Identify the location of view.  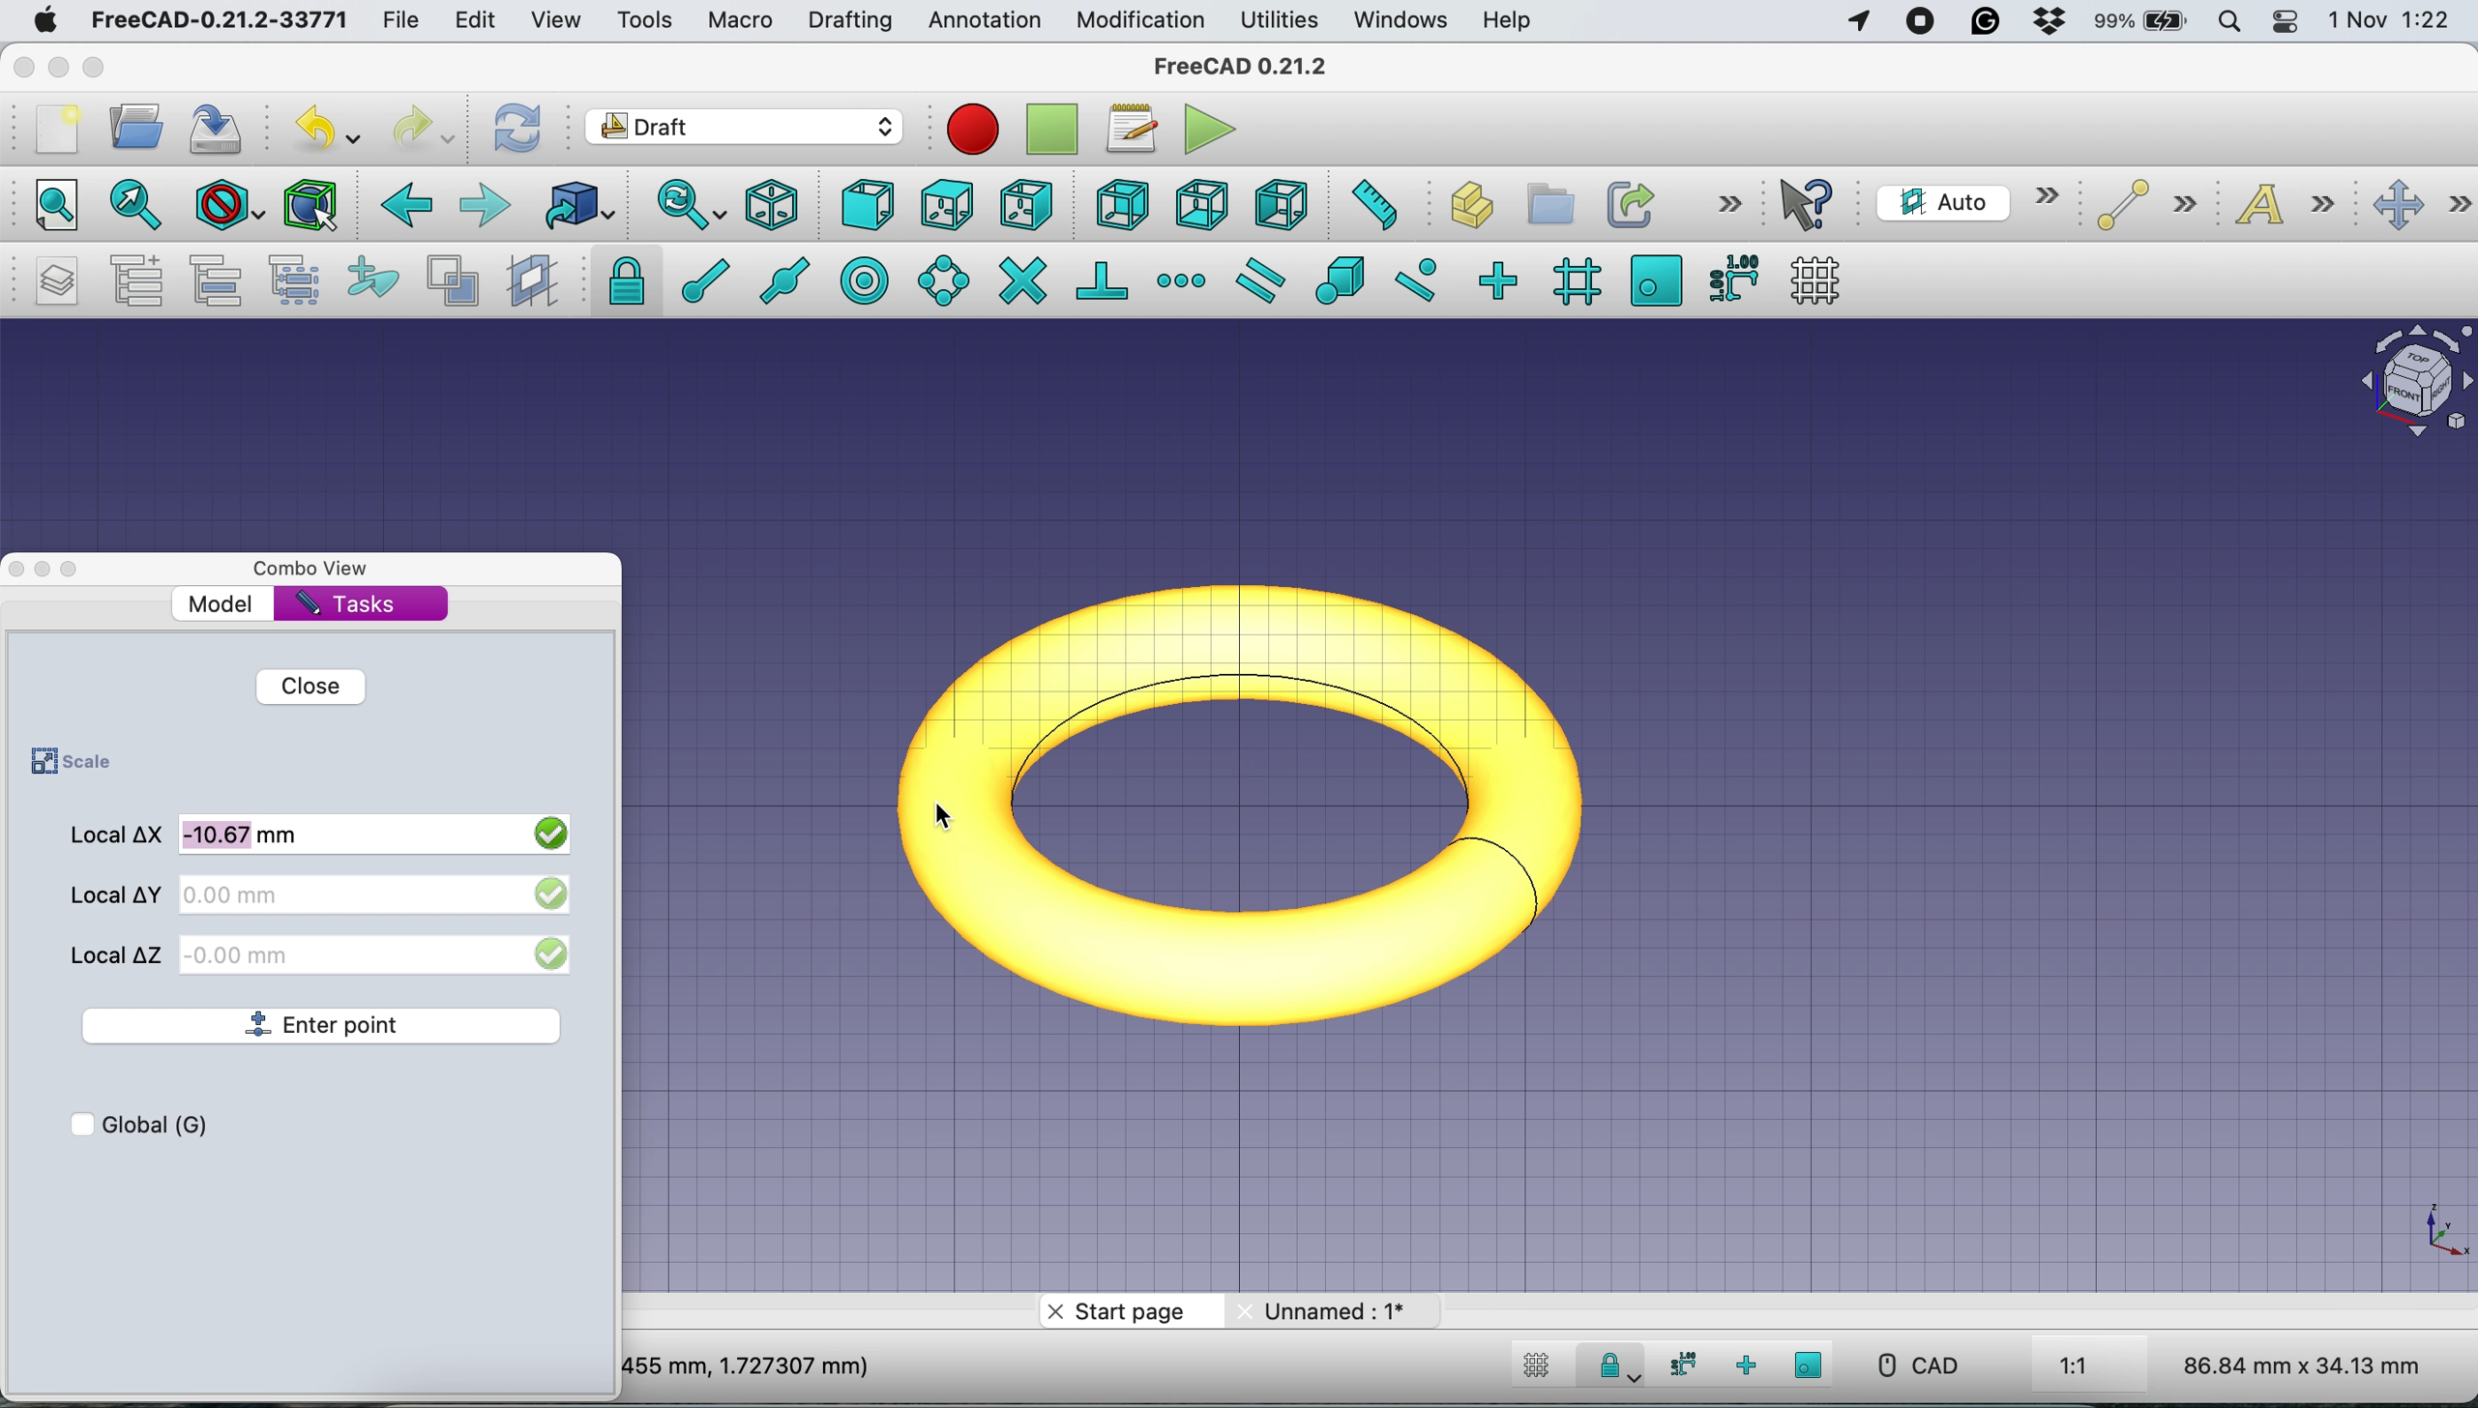
(555, 22).